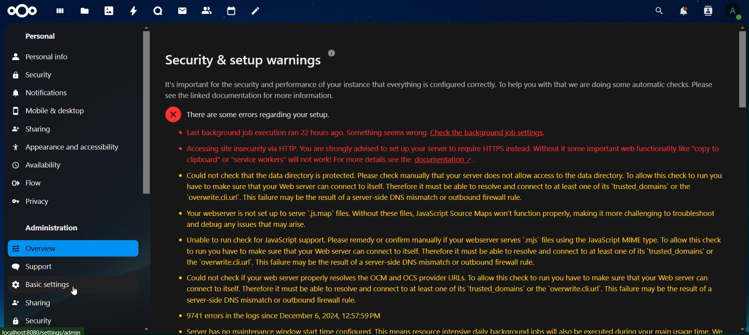 The height and width of the screenshot is (335, 749). Describe the element at coordinates (256, 12) in the screenshot. I see `notes` at that location.